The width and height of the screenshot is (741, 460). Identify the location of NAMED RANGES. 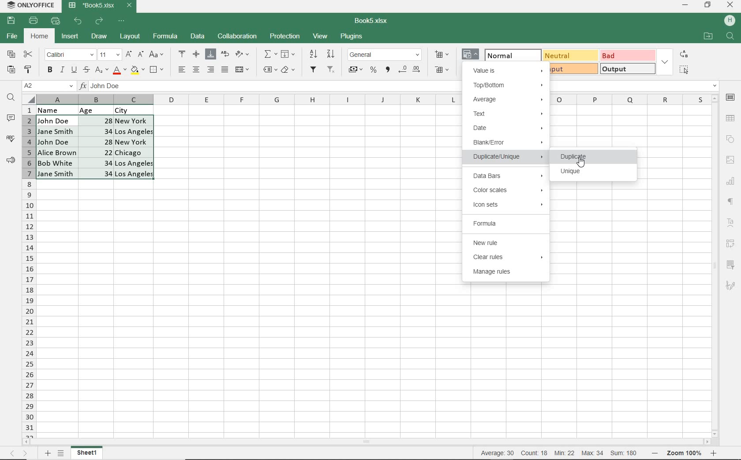
(269, 70).